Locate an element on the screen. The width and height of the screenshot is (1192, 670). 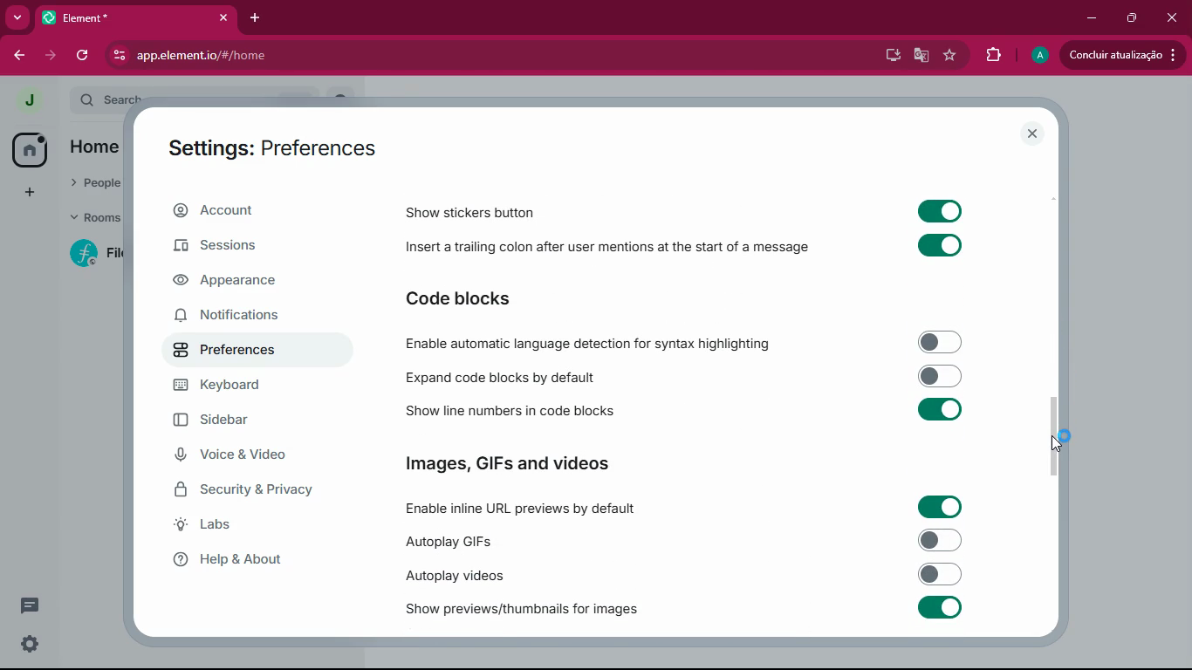
google translate is located at coordinates (920, 55).